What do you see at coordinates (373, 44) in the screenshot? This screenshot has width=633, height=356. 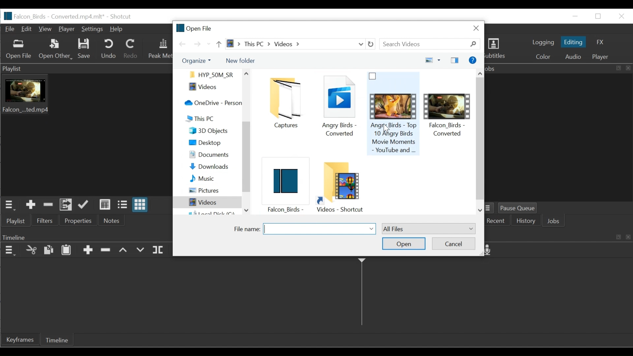 I see `Refresh` at bounding box center [373, 44].